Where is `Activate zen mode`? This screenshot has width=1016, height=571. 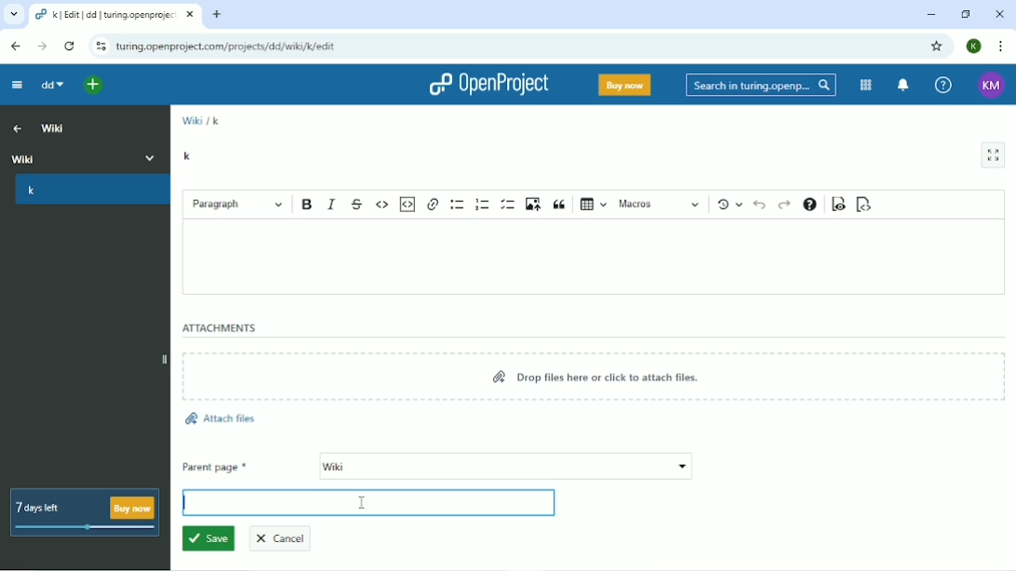 Activate zen mode is located at coordinates (994, 155).